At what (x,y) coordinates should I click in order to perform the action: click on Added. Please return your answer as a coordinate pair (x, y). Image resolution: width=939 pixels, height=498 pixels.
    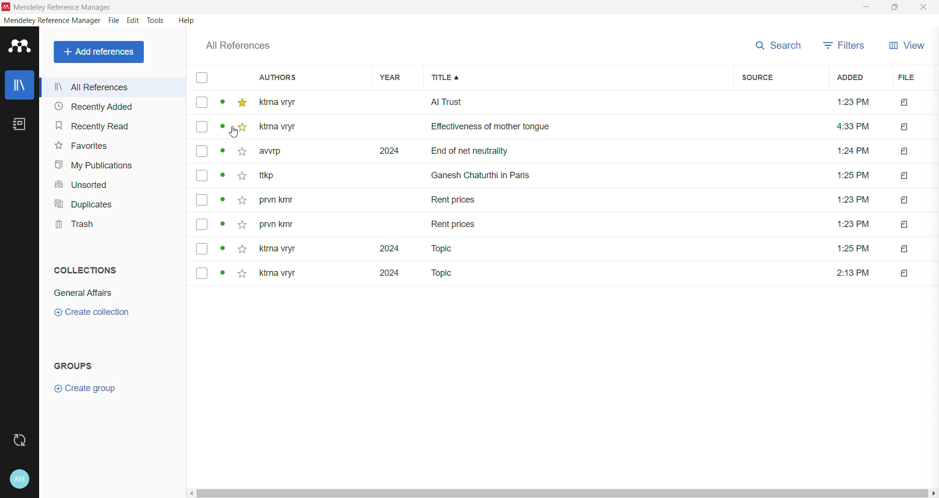
    Looking at the image, I should click on (855, 78).